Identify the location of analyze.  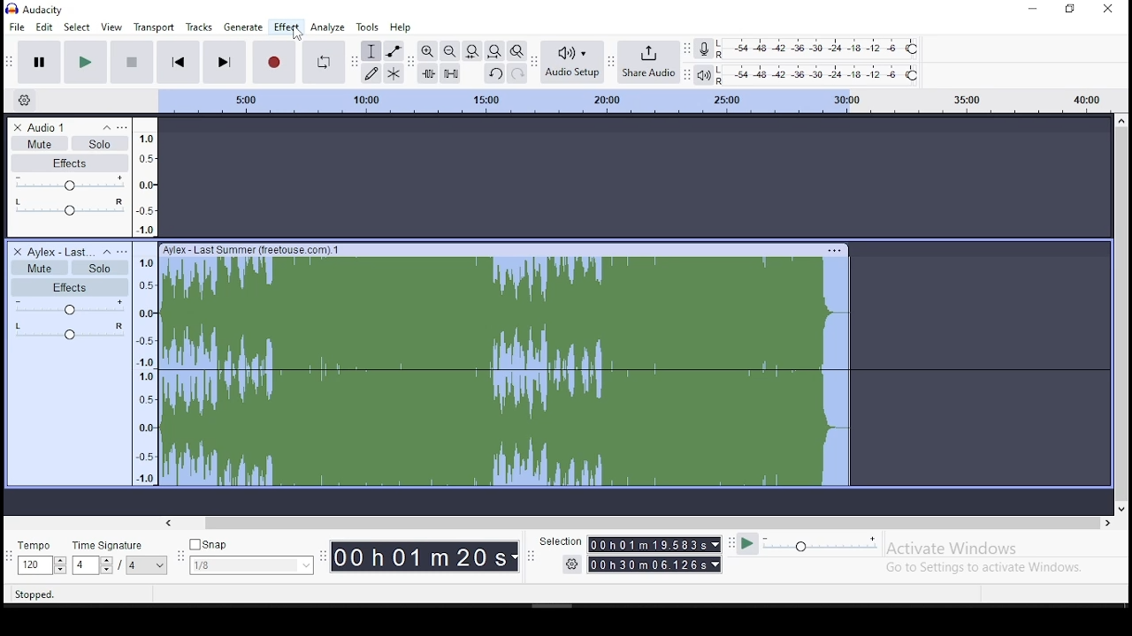
(327, 27).